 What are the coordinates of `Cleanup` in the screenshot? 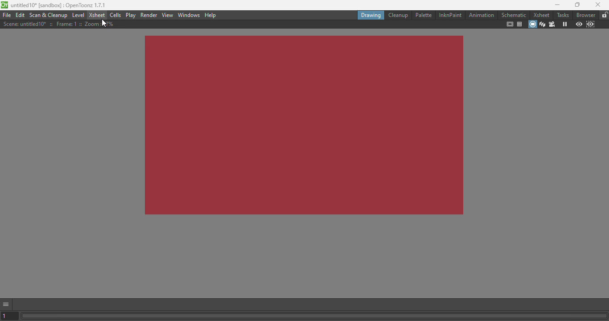 It's located at (397, 15).